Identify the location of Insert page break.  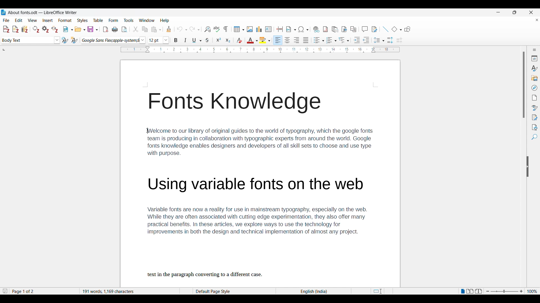
(280, 29).